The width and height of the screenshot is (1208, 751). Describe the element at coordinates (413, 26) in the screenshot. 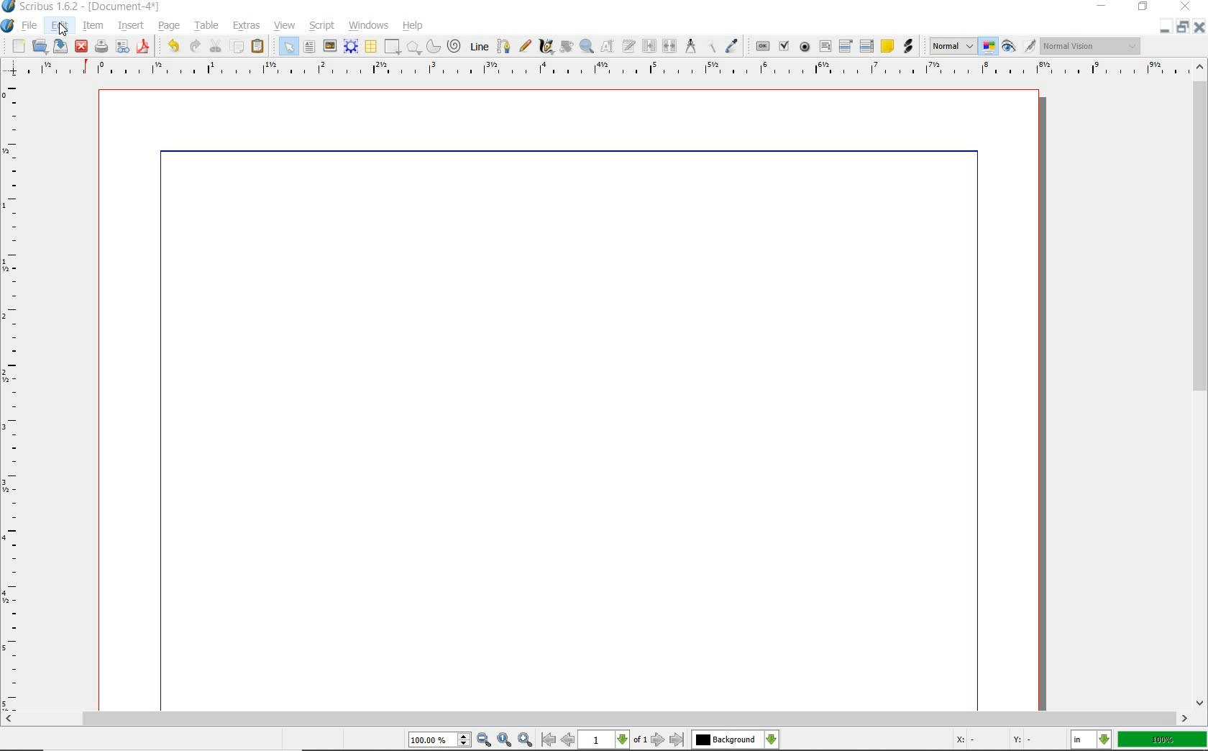

I see `help` at that location.